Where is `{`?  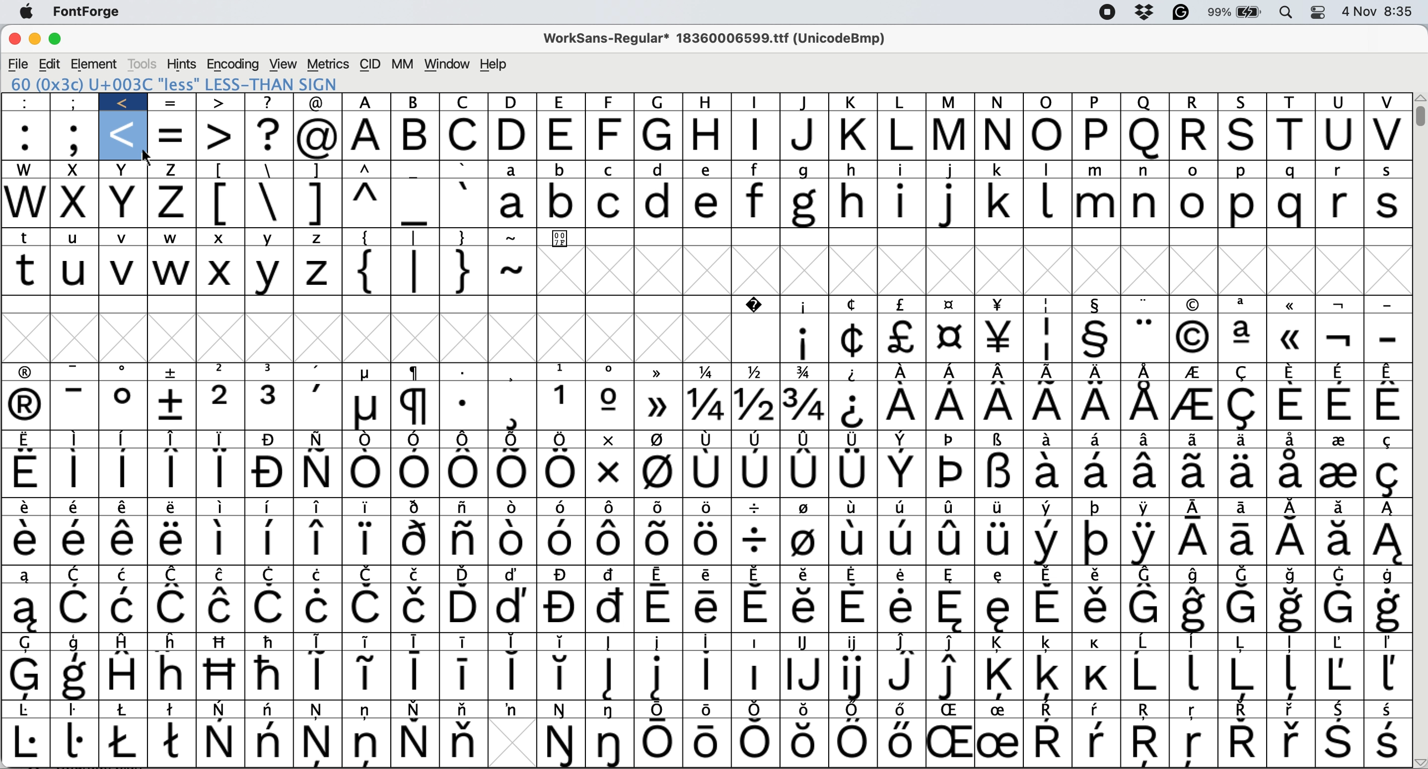 { is located at coordinates (367, 238).